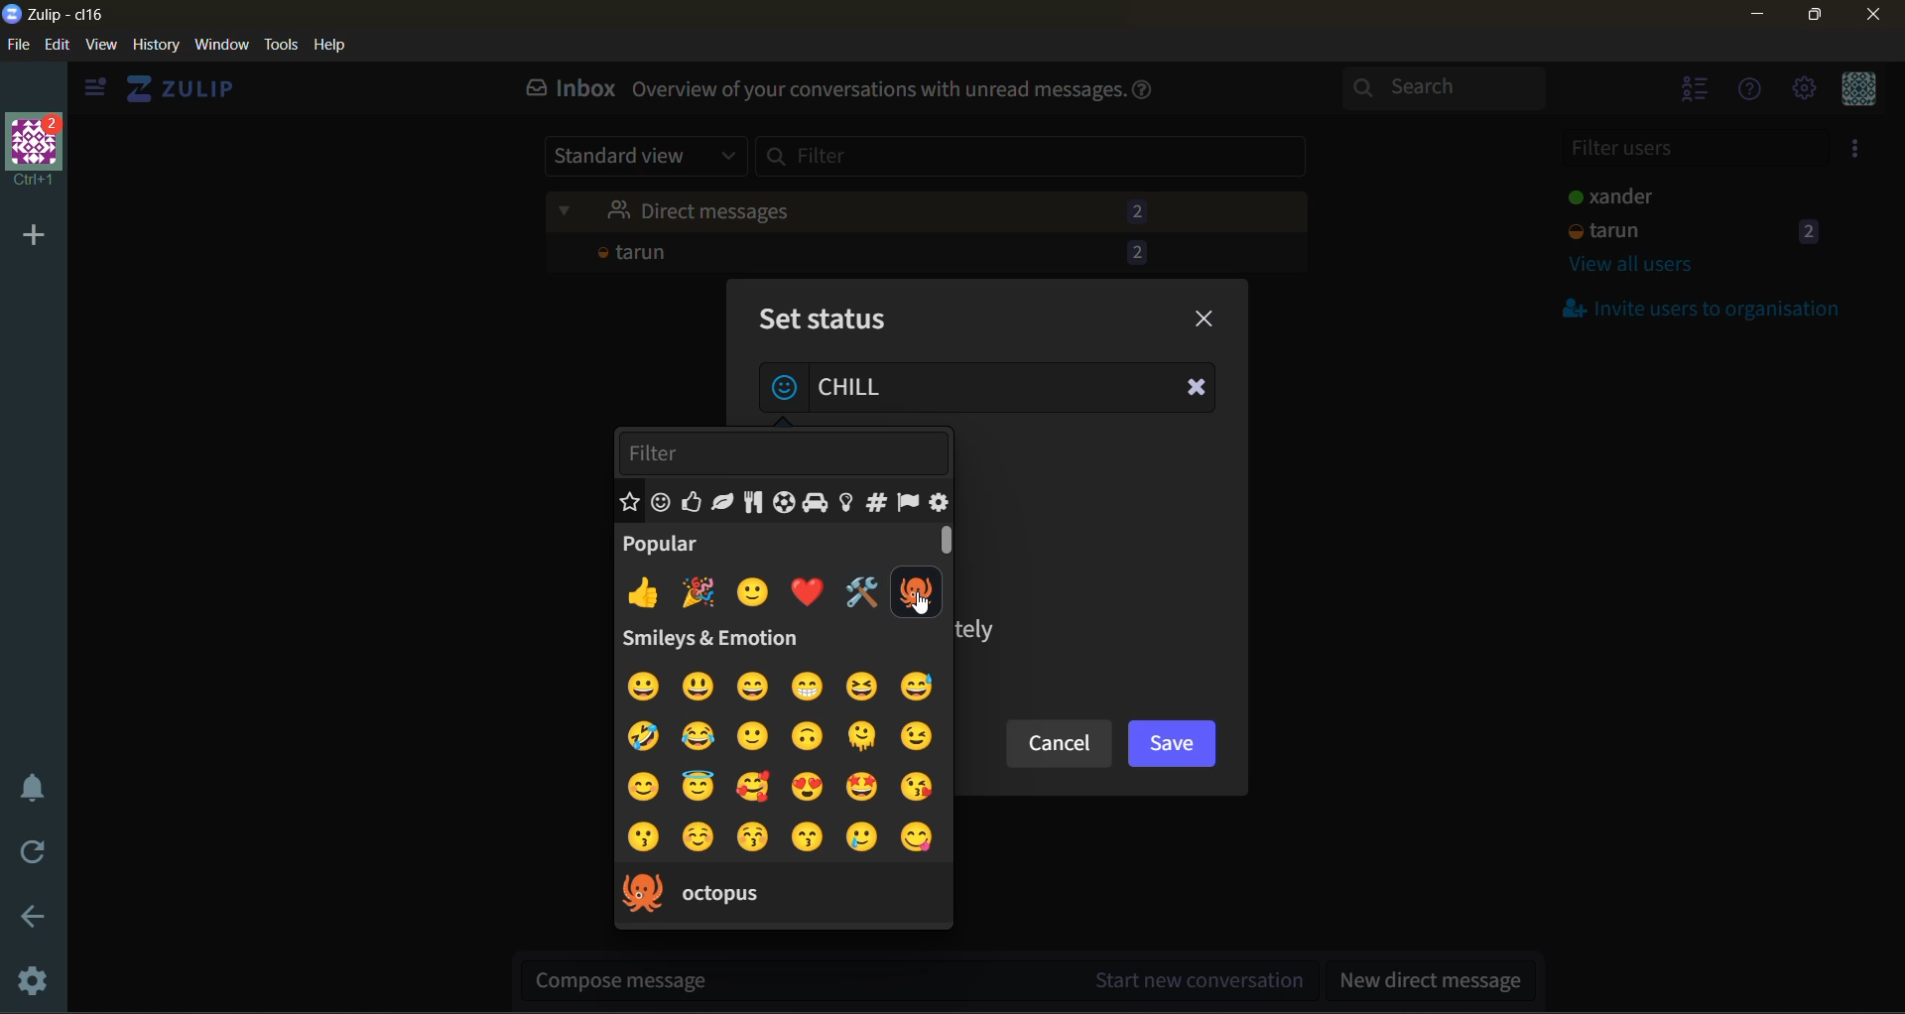  What do you see at coordinates (32, 232) in the screenshot?
I see `add a new organisation` at bounding box center [32, 232].